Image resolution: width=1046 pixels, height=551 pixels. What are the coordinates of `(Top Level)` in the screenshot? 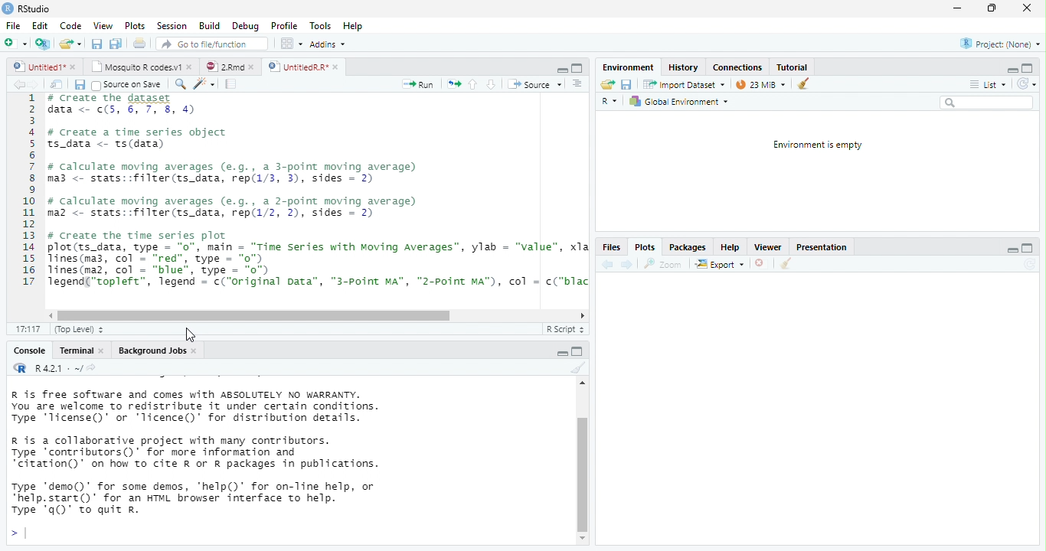 It's located at (75, 330).